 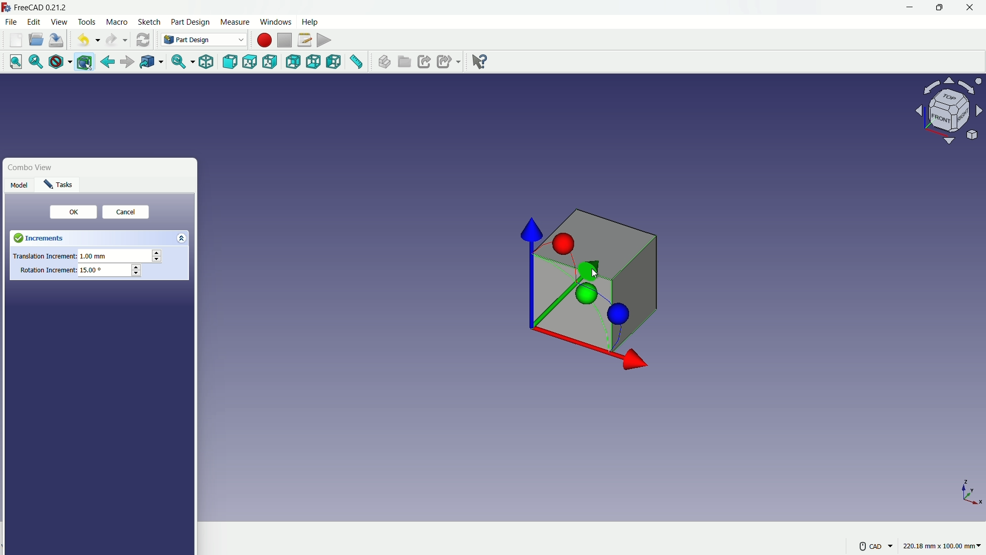 What do you see at coordinates (383, 62) in the screenshot?
I see `create part` at bounding box center [383, 62].